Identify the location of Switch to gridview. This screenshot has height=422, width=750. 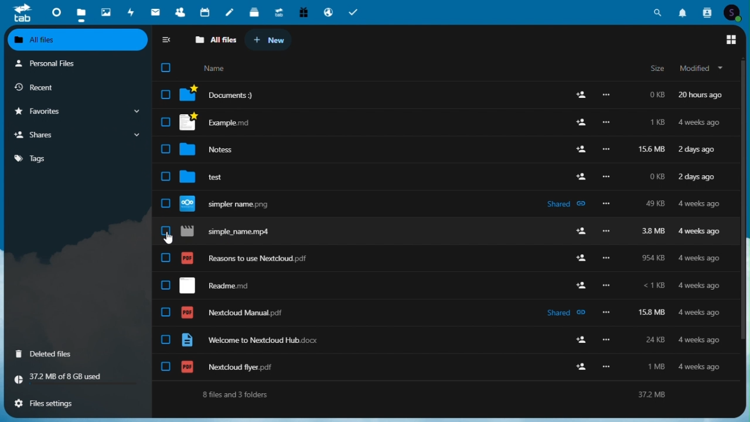
(730, 40).